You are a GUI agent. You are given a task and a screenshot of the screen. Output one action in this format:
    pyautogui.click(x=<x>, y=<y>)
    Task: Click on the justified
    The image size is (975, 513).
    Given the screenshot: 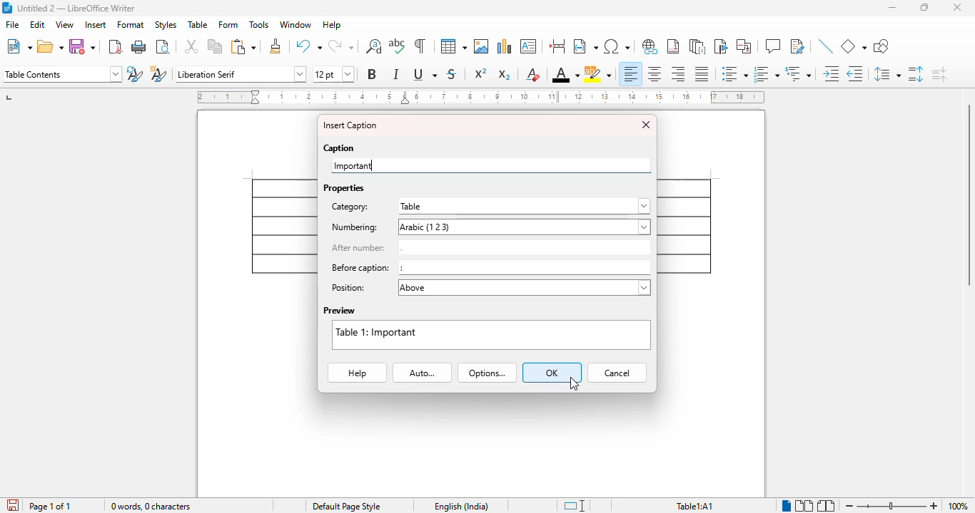 What is the action you would take?
    pyautogui.click(x=702, y=74)
    